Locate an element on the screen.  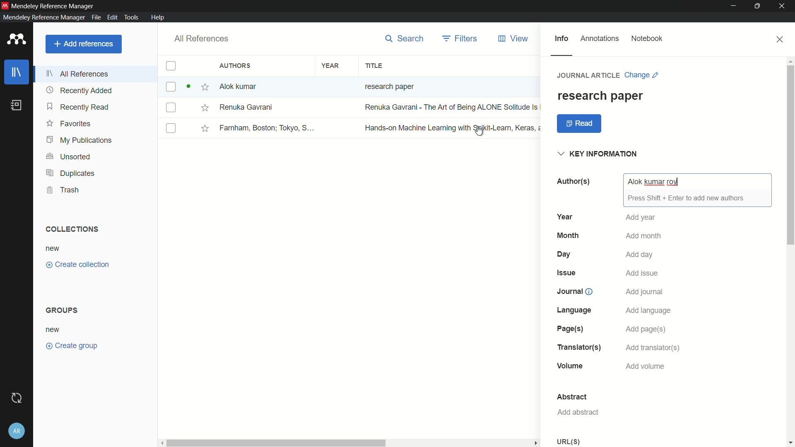
close app is located at coordinates (783, 6).